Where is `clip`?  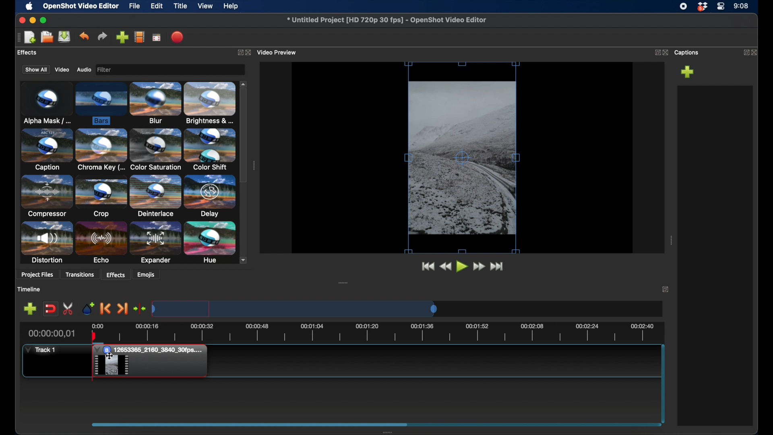
clip is located at coordinates (165, 362).